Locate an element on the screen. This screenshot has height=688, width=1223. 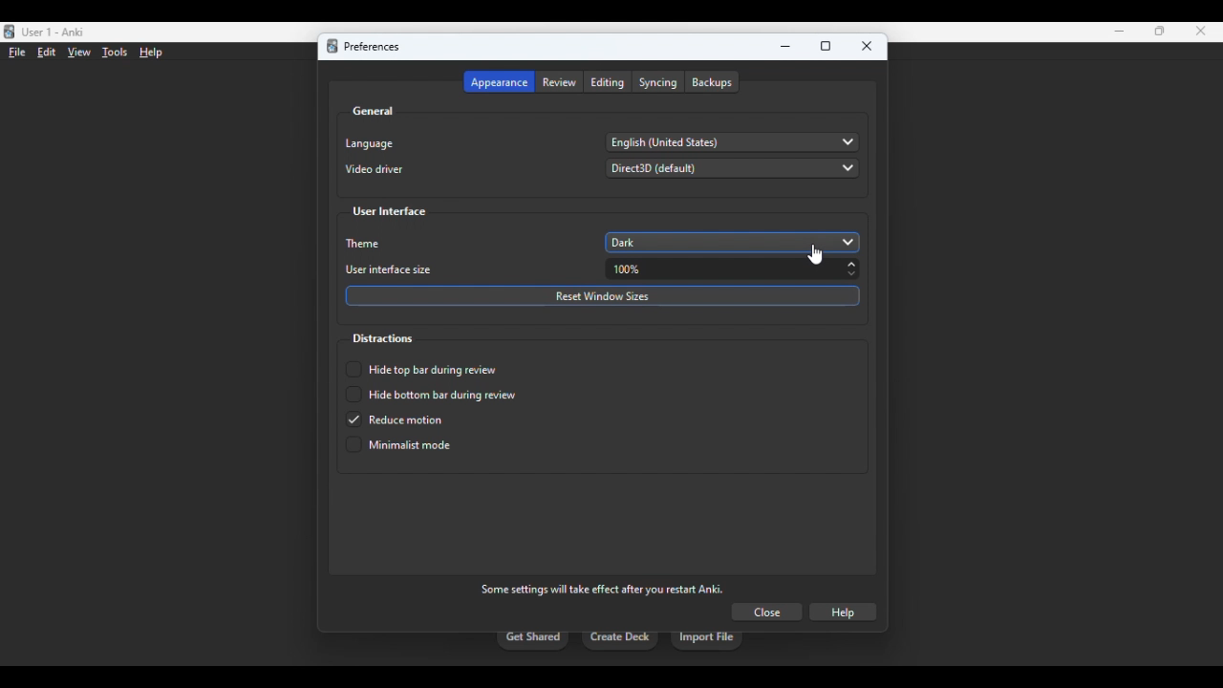
maximize is located at coordinates (826, 47).